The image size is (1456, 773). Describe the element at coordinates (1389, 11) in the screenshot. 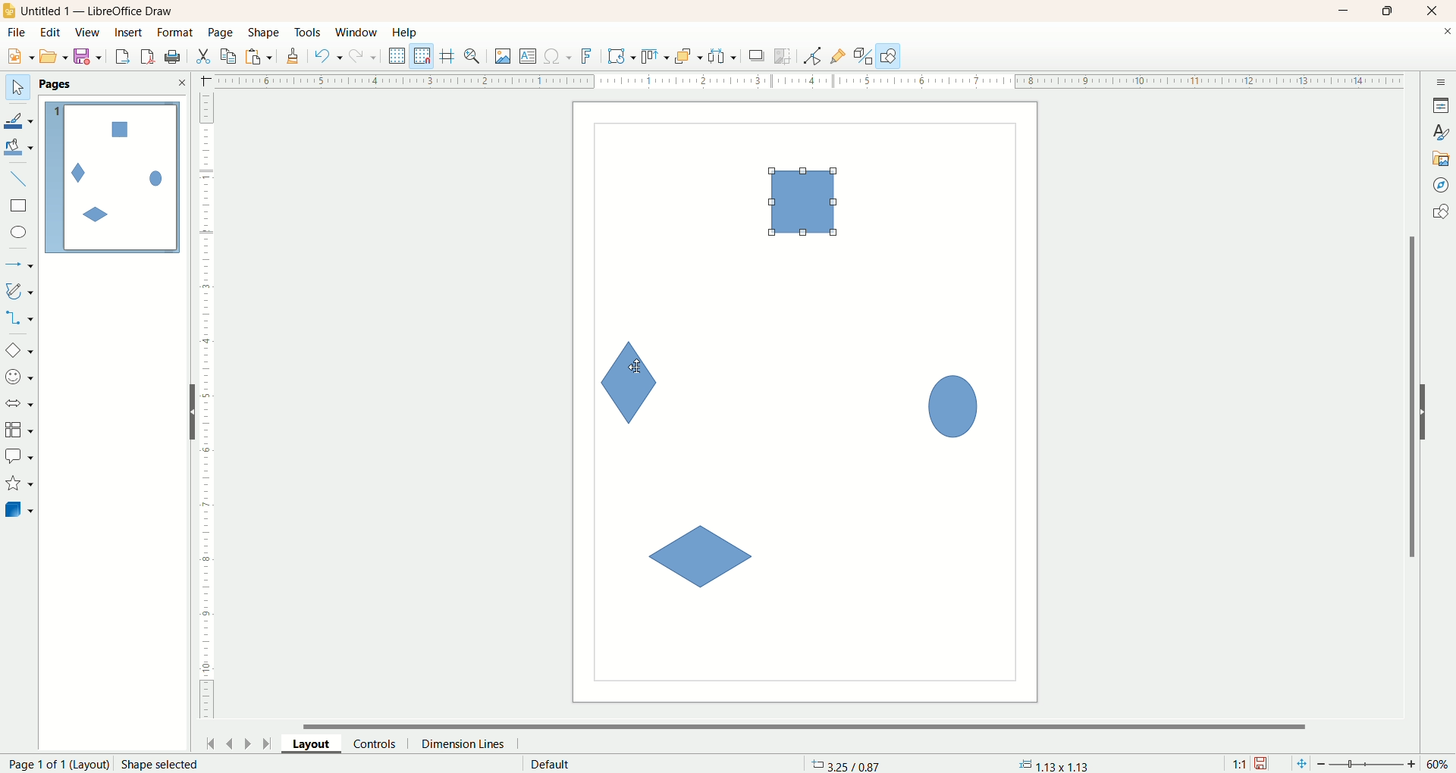

I see `maximize` at that location.